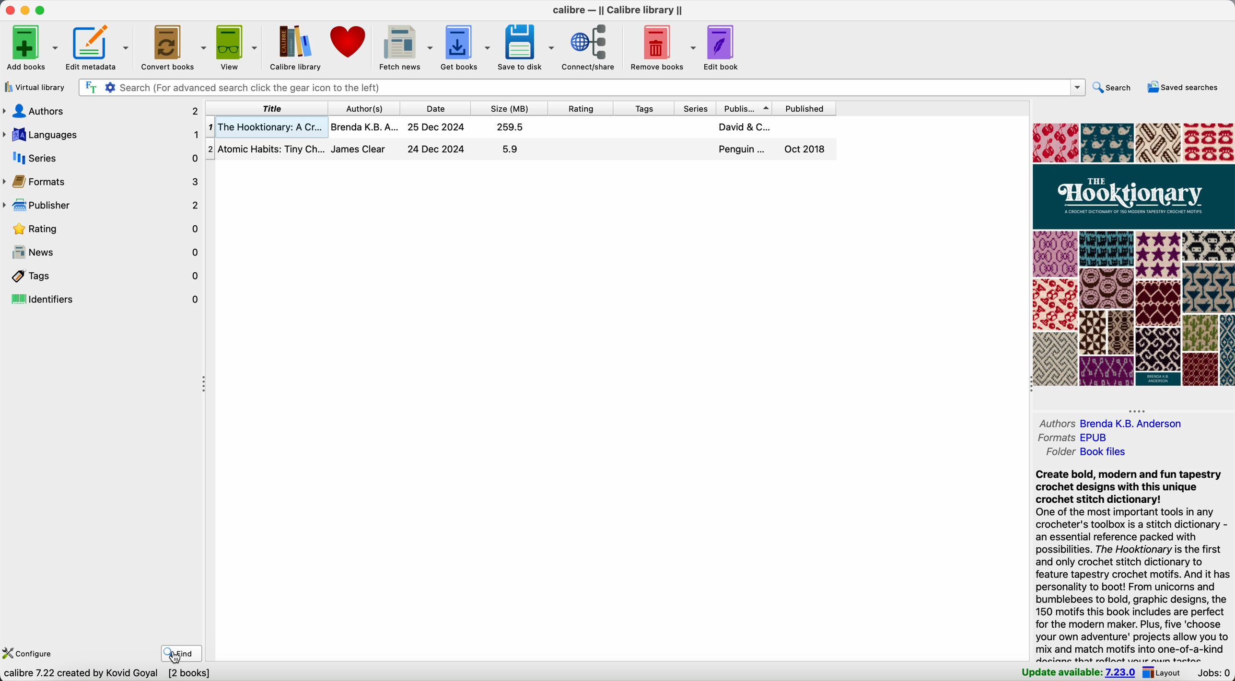 The height and width of the screenshot is (681, 1235). I want to click on update available, so click(1075, 672).